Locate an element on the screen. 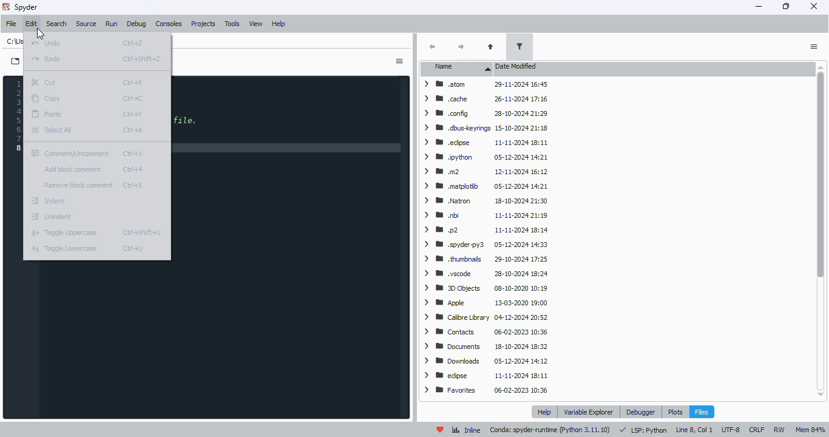 The height and width of the screenshot is (437, 829). date modified is located at coordinates (516, 66).